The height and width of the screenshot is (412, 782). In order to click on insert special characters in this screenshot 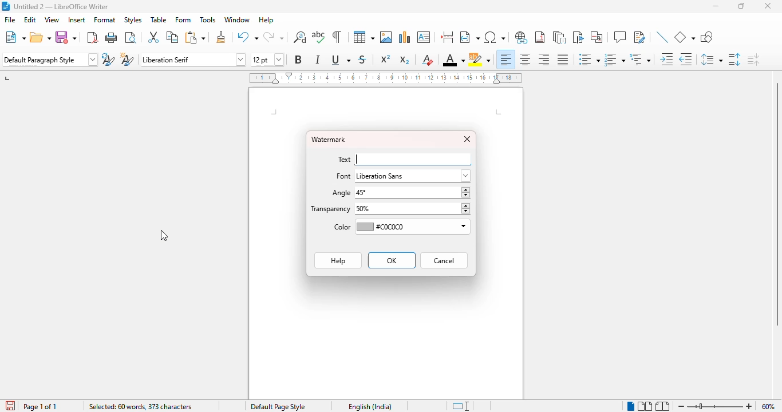, I will do `click(494, 37)`.